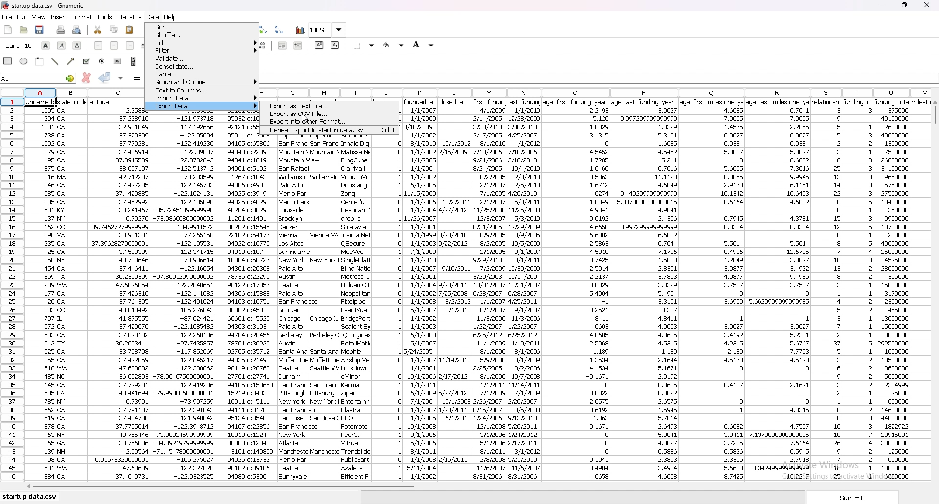  I want to click on sheet, so click(30, 497).